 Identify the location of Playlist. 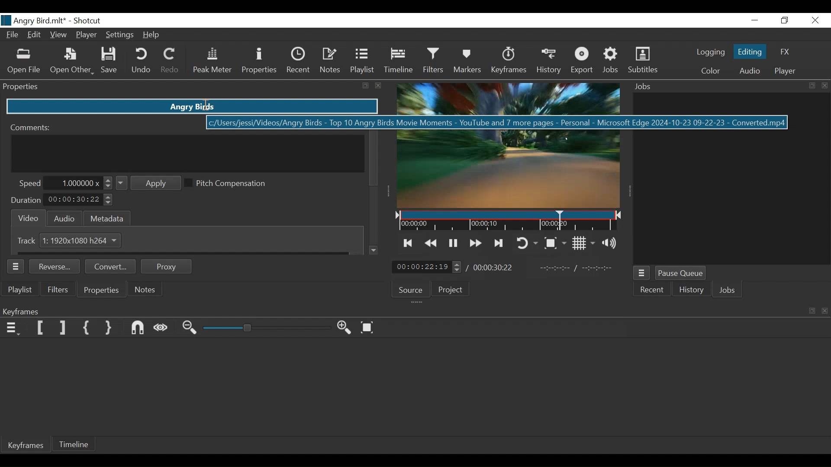
(22, 290).